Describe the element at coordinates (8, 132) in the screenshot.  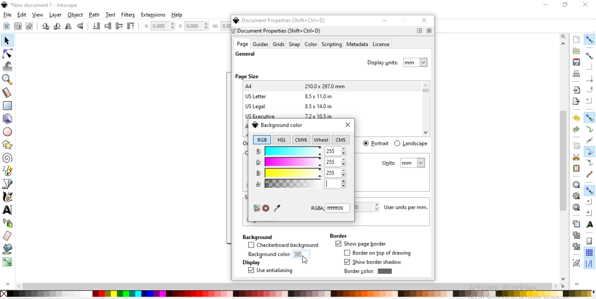
I see `create circles, arcs and ellipses` at that location.